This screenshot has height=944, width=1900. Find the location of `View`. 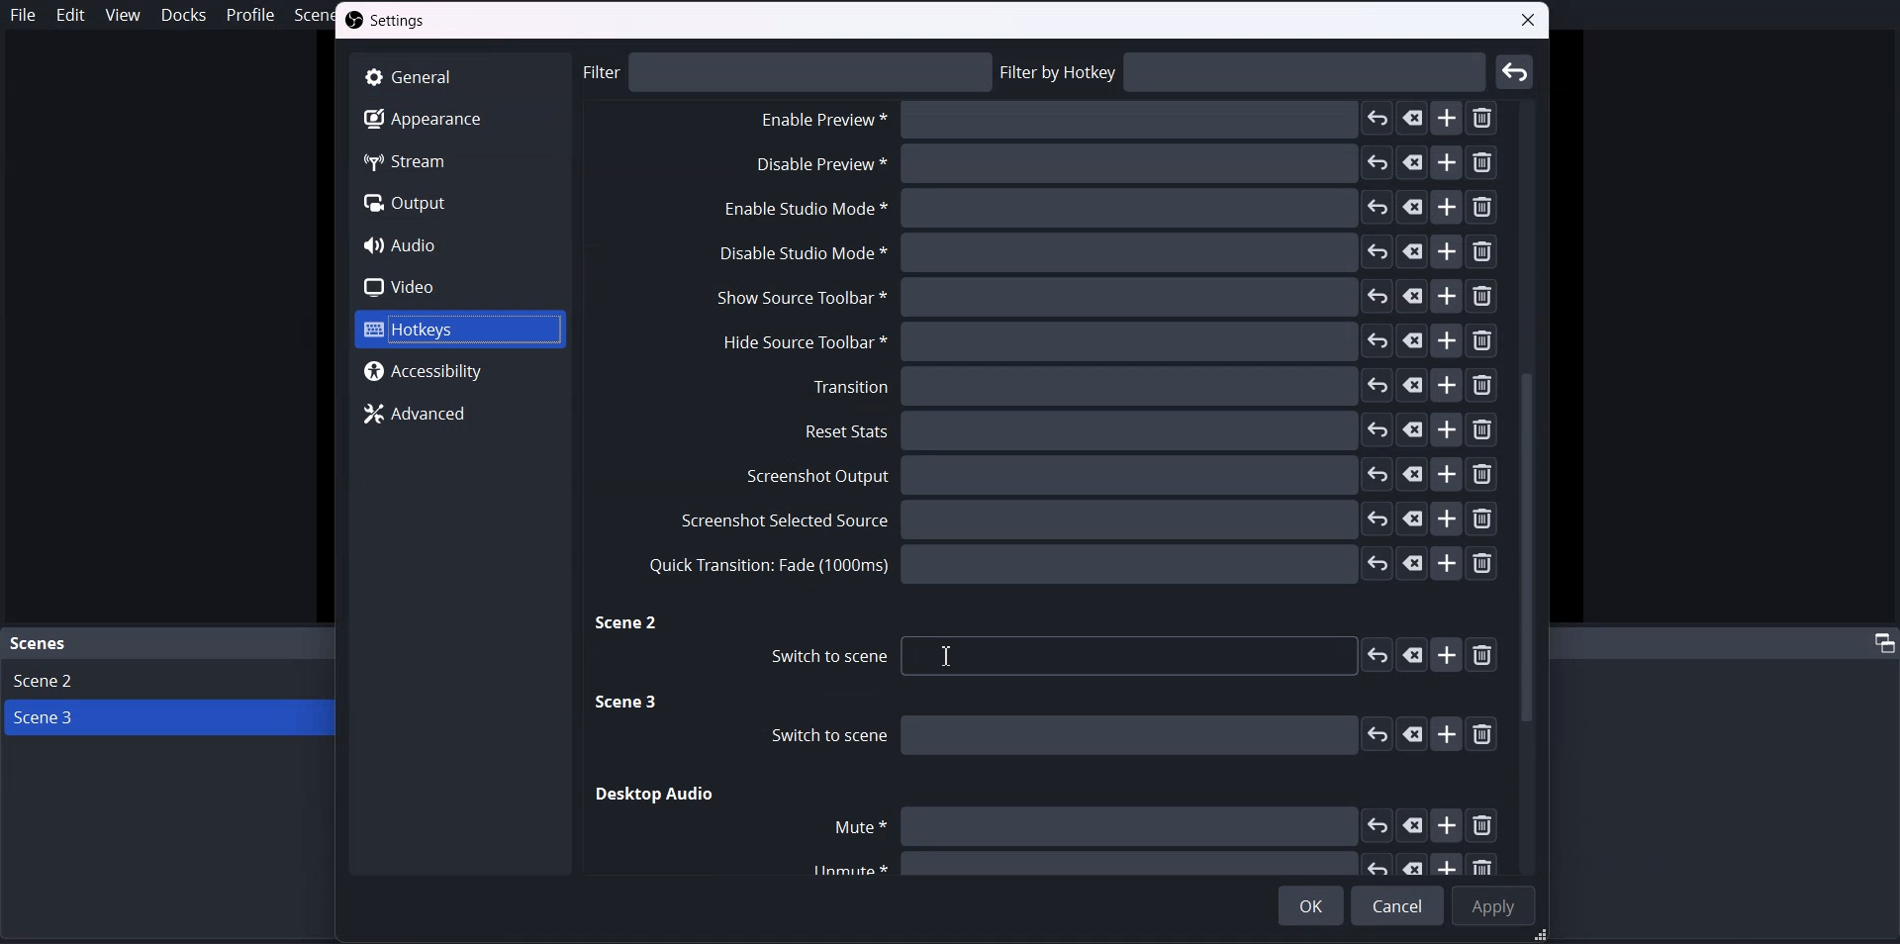

View is located at coordinates (121, 14).